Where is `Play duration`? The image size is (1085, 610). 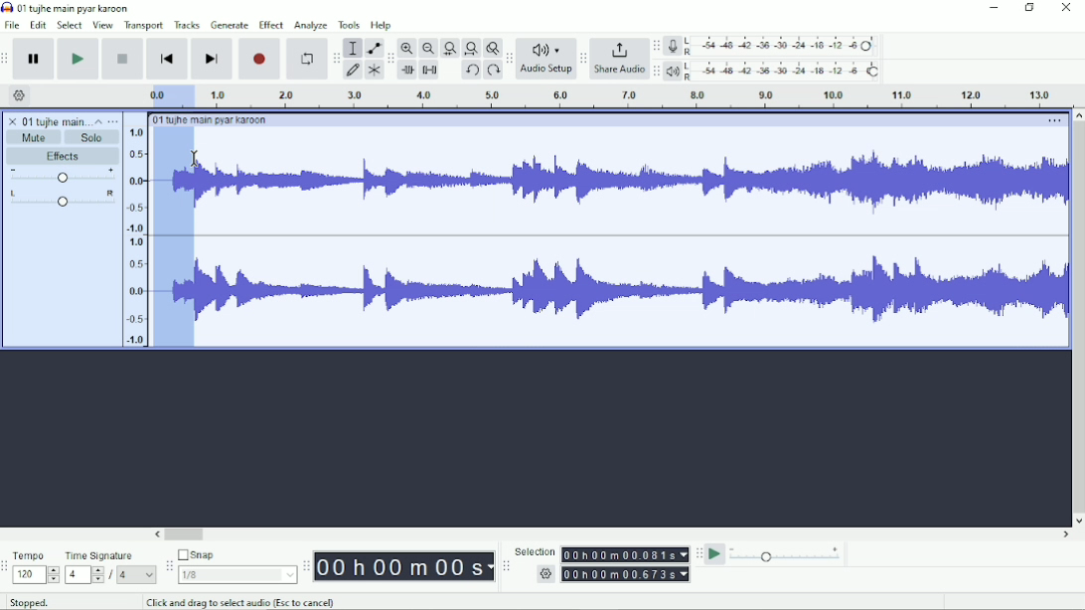
Play duration is located at coordinates (631, 96).